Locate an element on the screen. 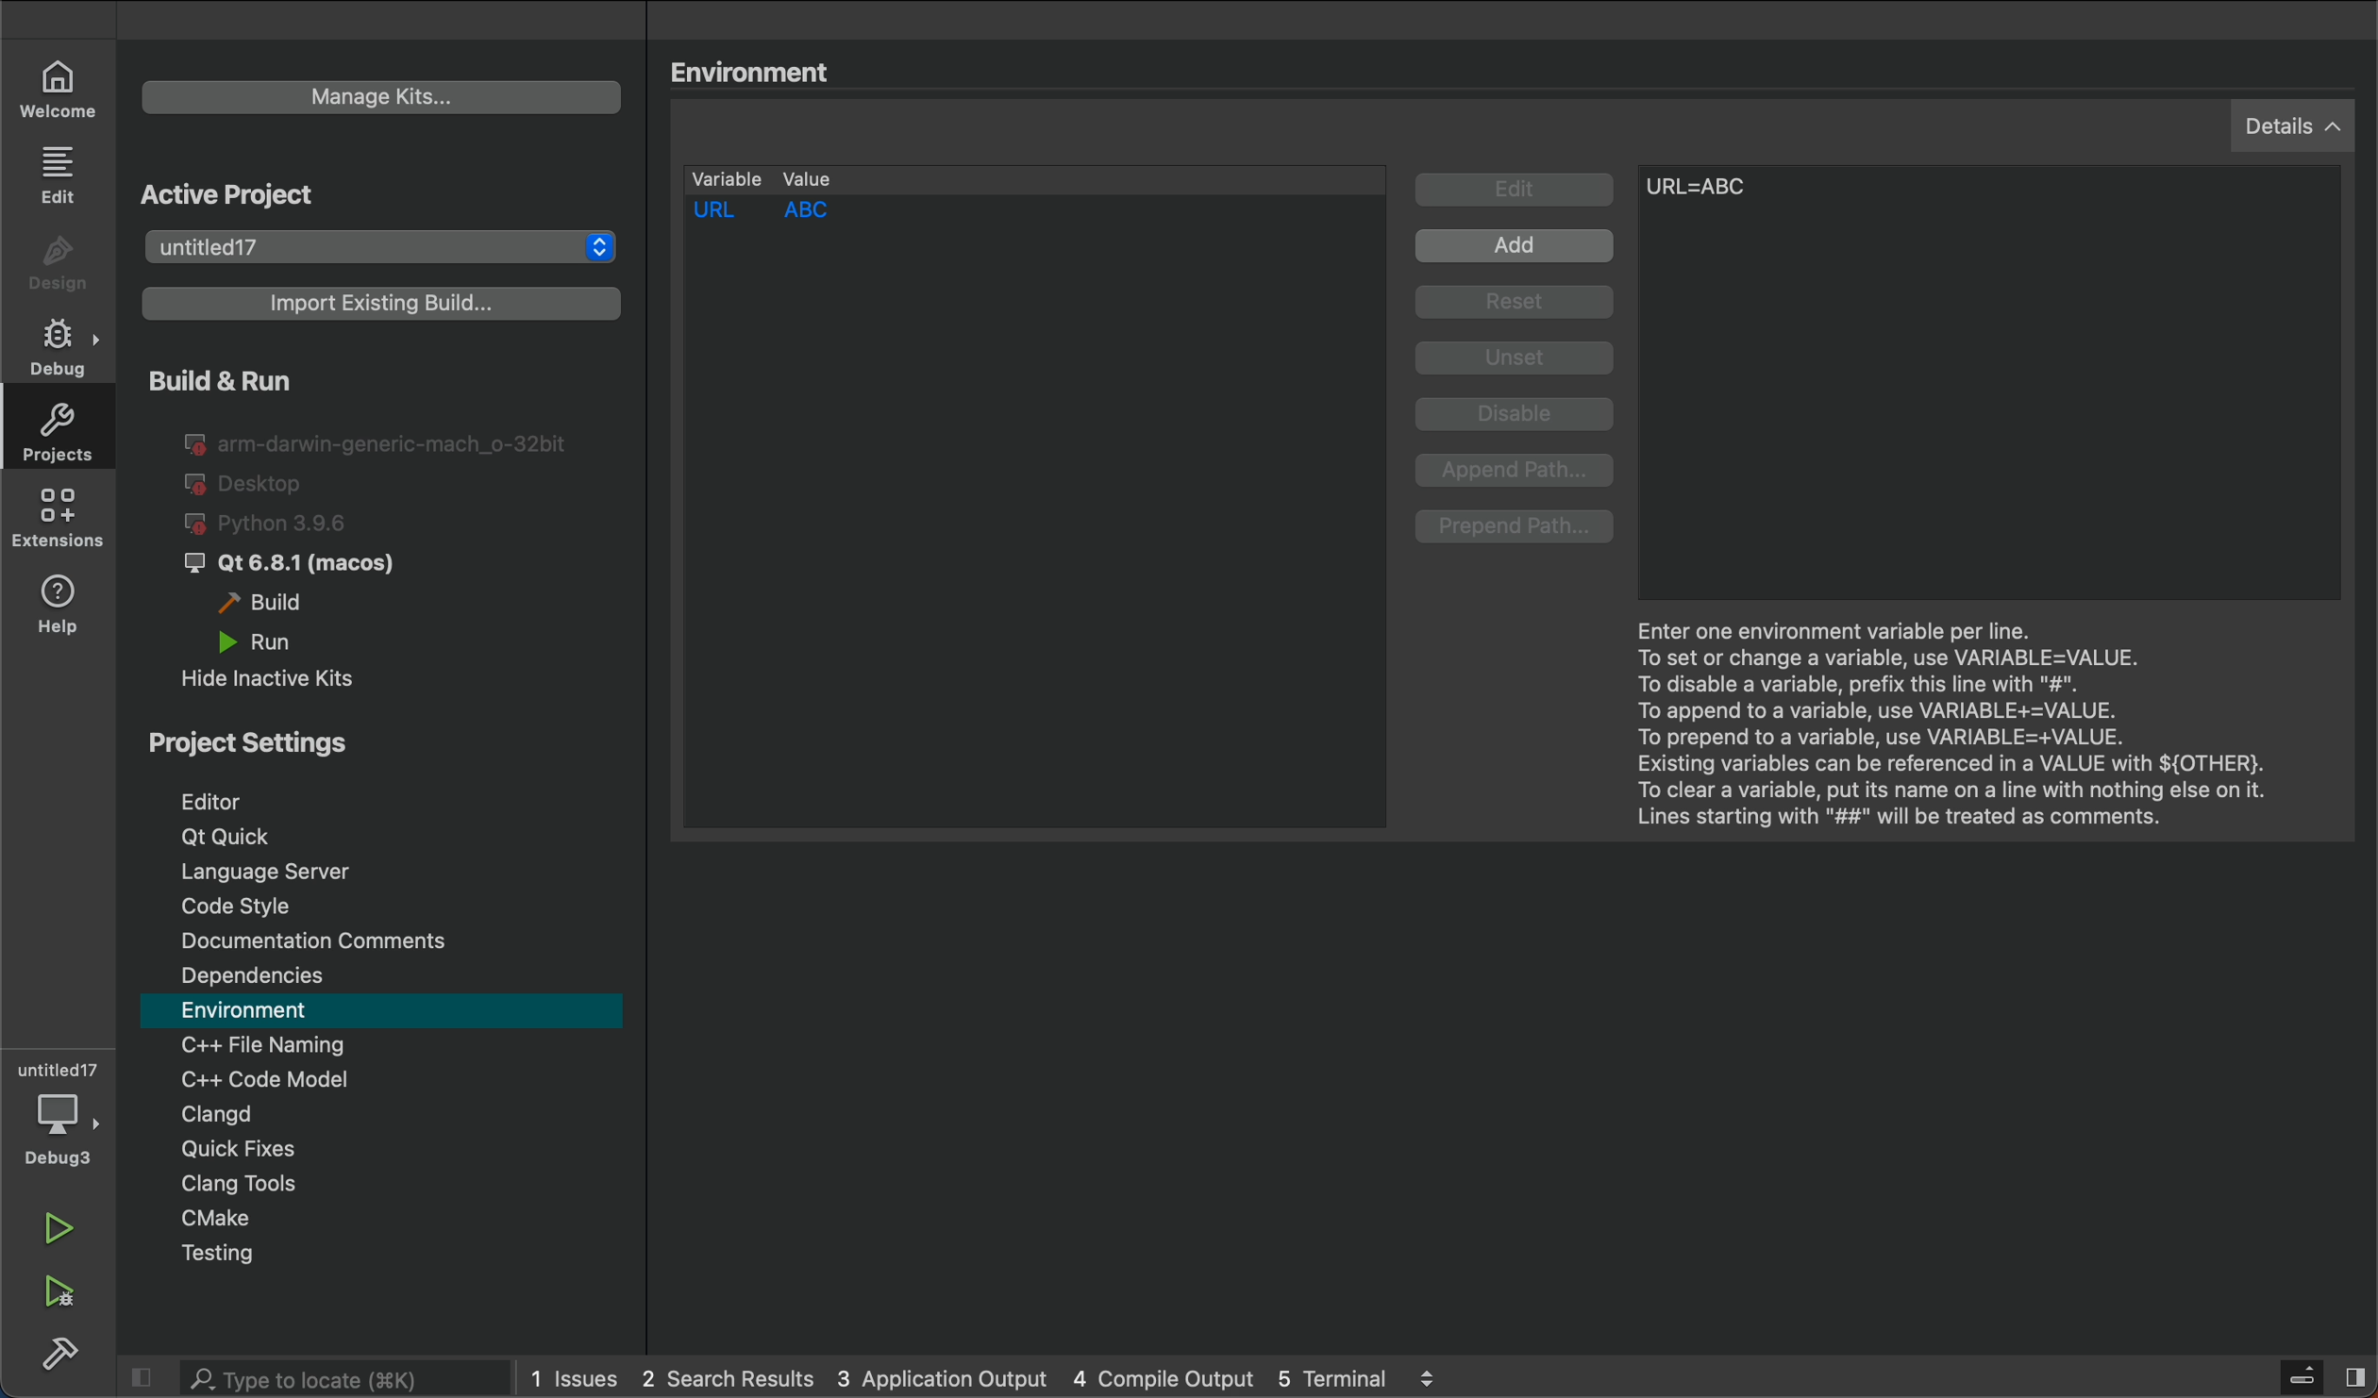 The height and width of the screenshot is (1398, 2378). testing is located at coordinates (394, 1255).